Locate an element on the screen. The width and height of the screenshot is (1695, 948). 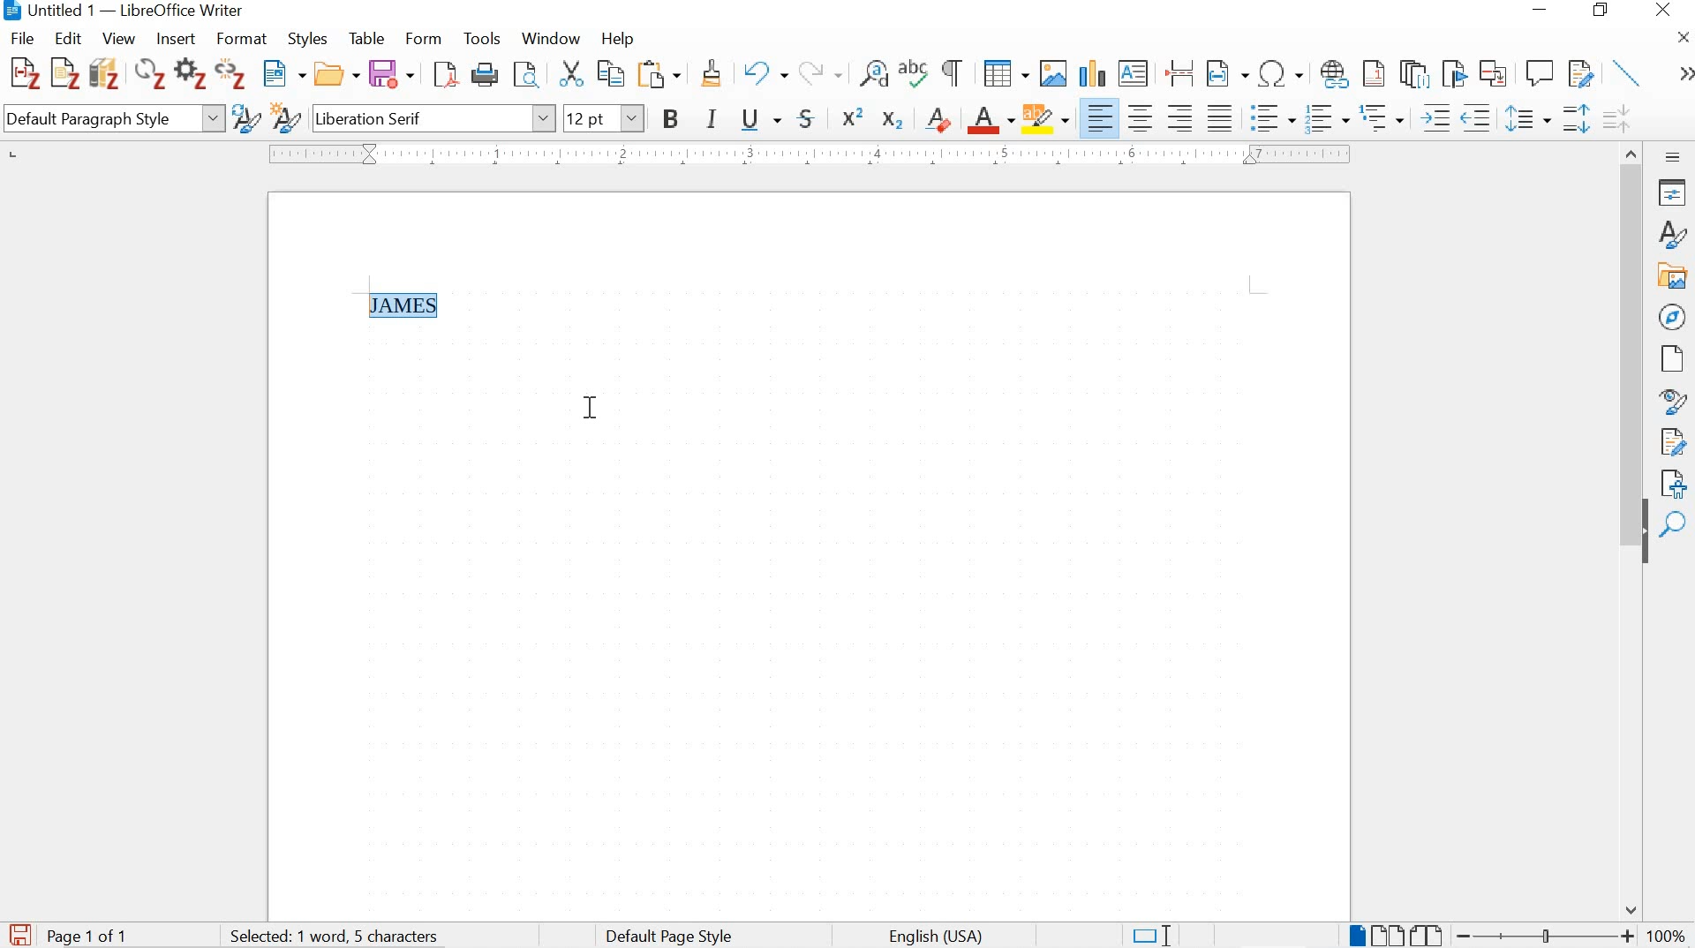
undo is located at coordinates (764, 75).